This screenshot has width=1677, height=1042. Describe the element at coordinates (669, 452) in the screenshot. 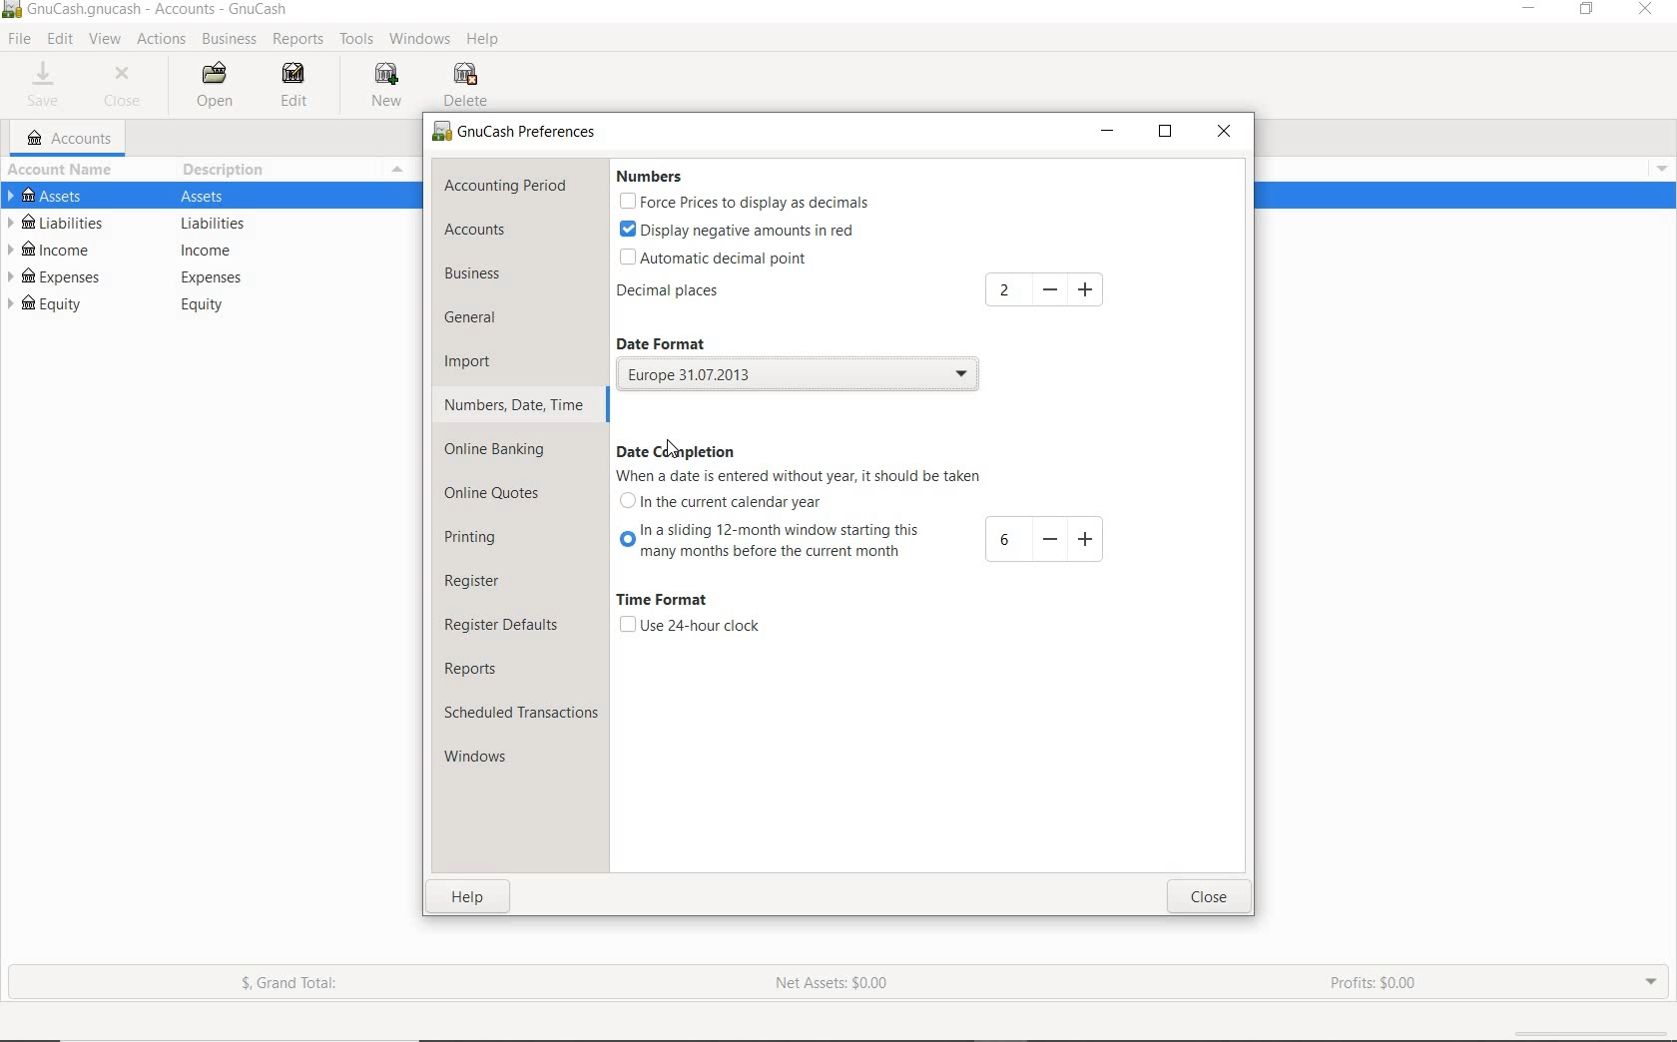

I see `Cursor` at that location.